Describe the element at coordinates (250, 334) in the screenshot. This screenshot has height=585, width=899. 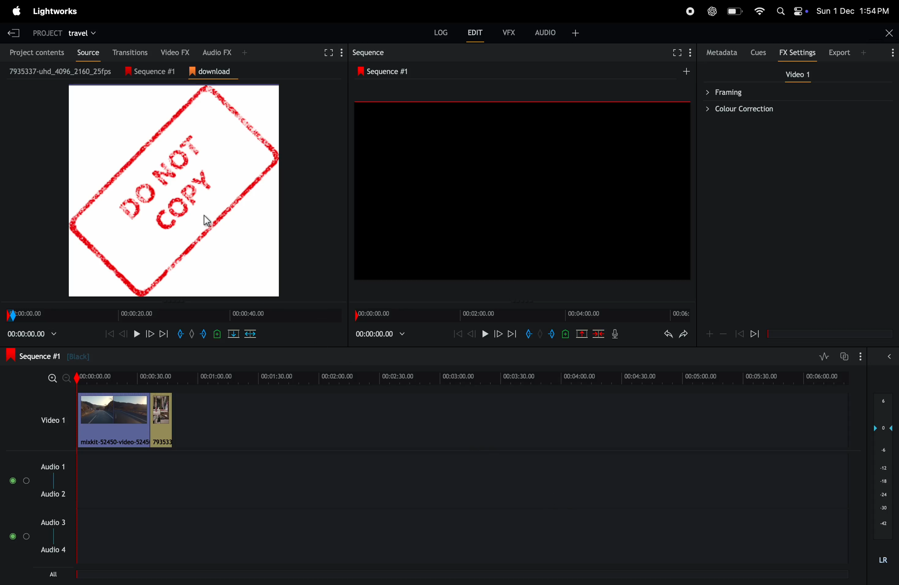
I see `delete` at that location.